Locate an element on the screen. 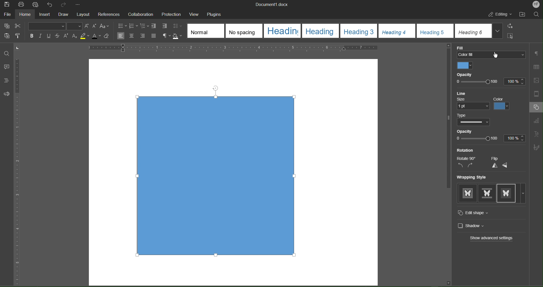 This screenshot has height=287, width=543. Heading 2 is located at coordinates (320, 31).